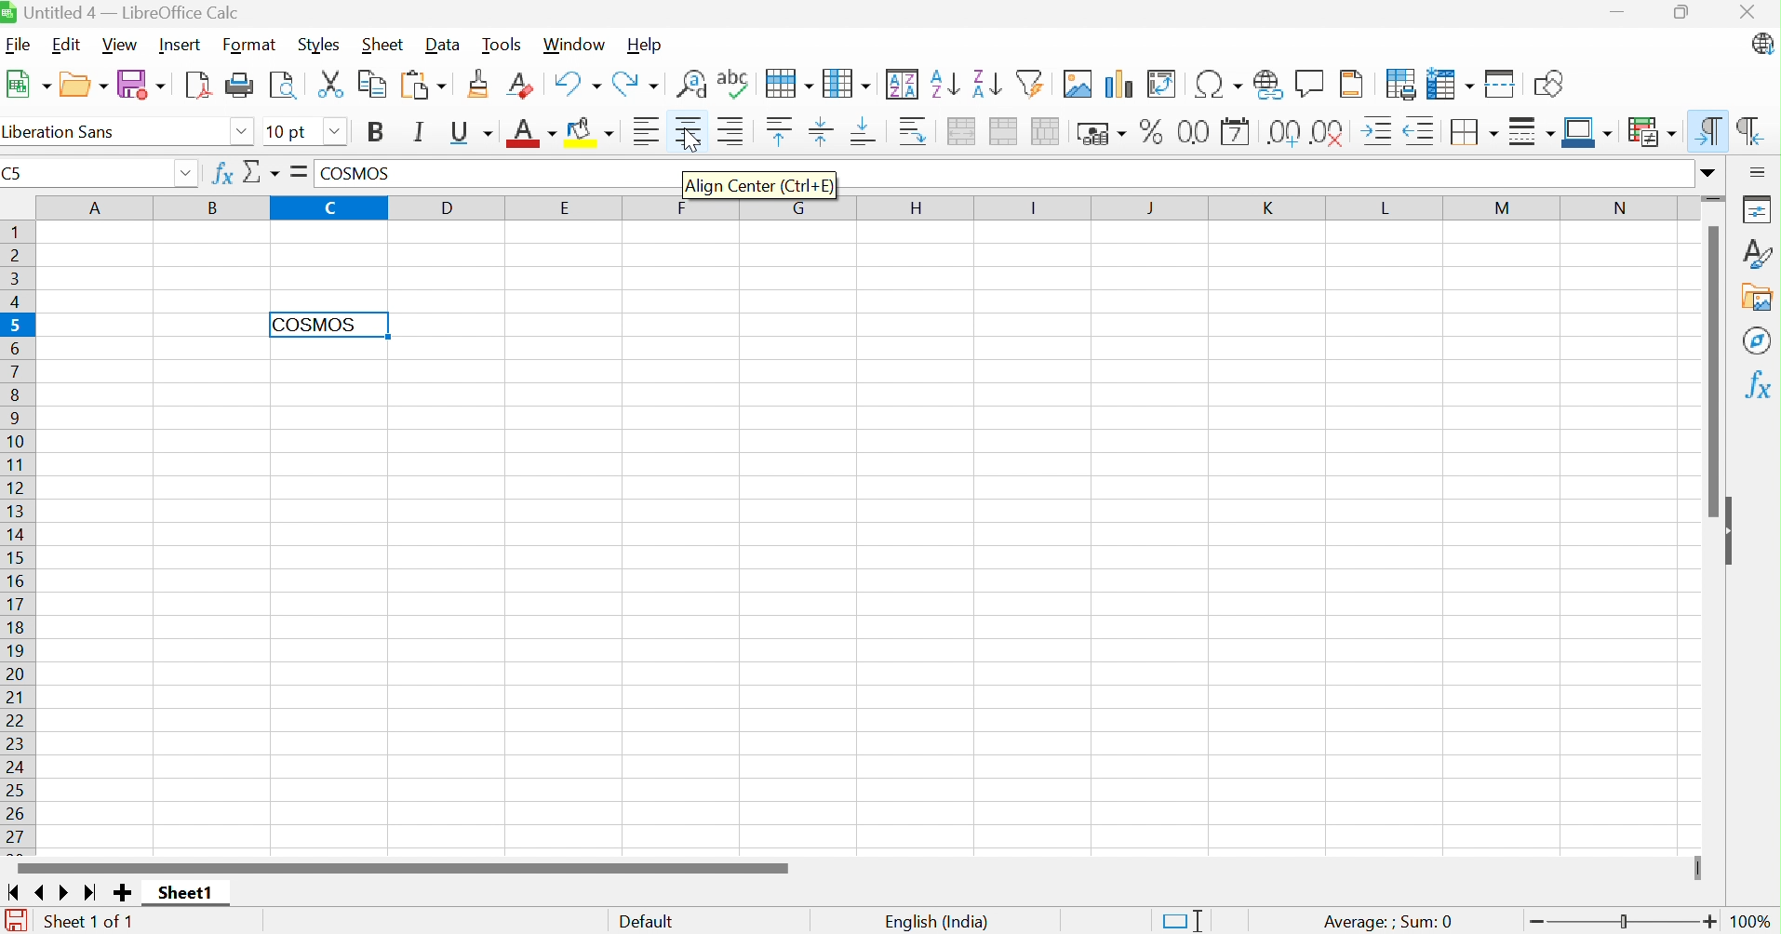 Image resolution: width=1781 pixels, height=934 pixels. Describe the element at coordinates (185, 173) in the screenshot. I see `Drop Down` at that location.